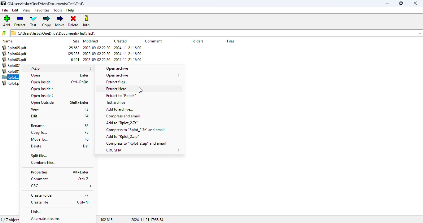  Describe the element at coordinates (15, 59) in the screenshot. I see `Rplot03.pdf` at that location.